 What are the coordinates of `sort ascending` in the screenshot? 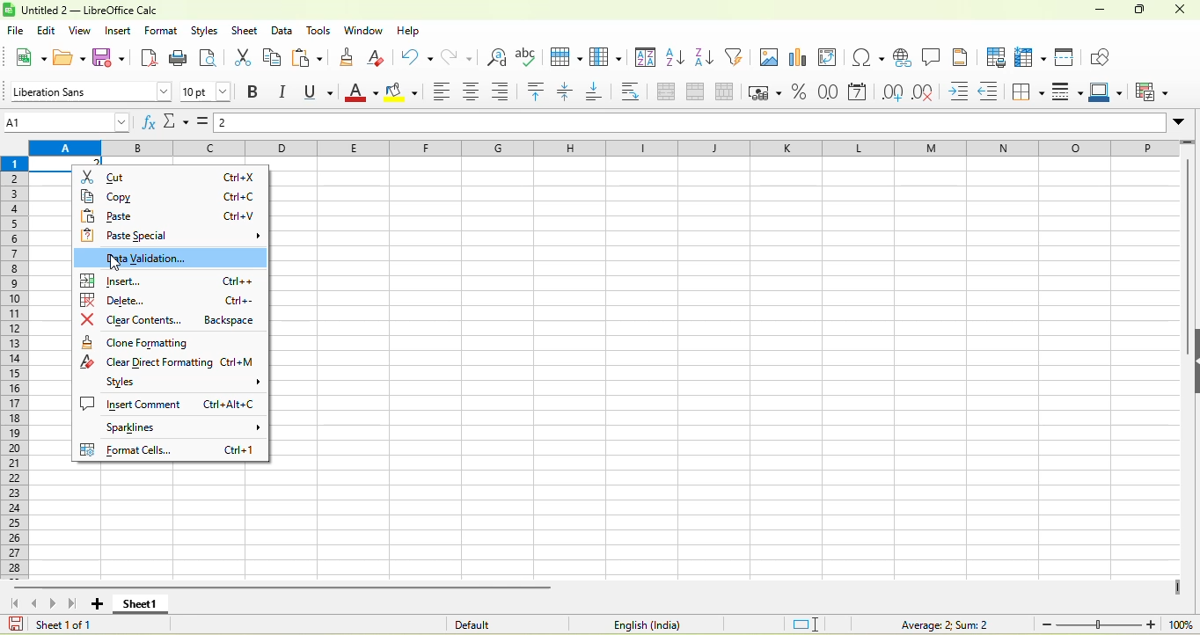 It's located at (678, 59).